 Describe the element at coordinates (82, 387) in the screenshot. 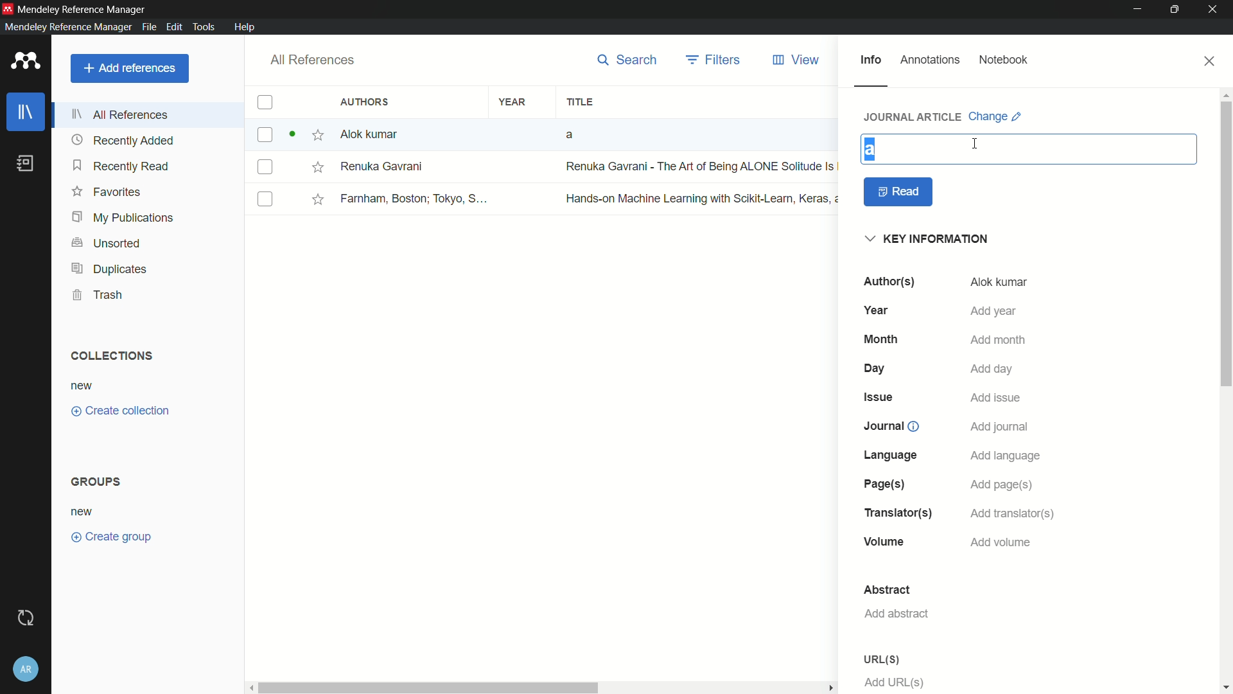

I see `new` at that location.